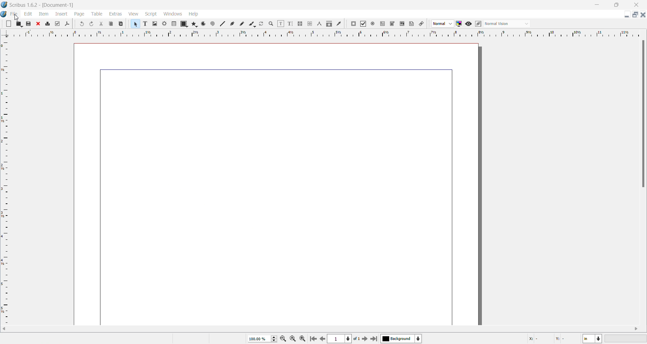 The height and width of the screenshot is (344, 647). Describe the element at coordinates (534, 340) in the screenshot. I see `X` at that location.